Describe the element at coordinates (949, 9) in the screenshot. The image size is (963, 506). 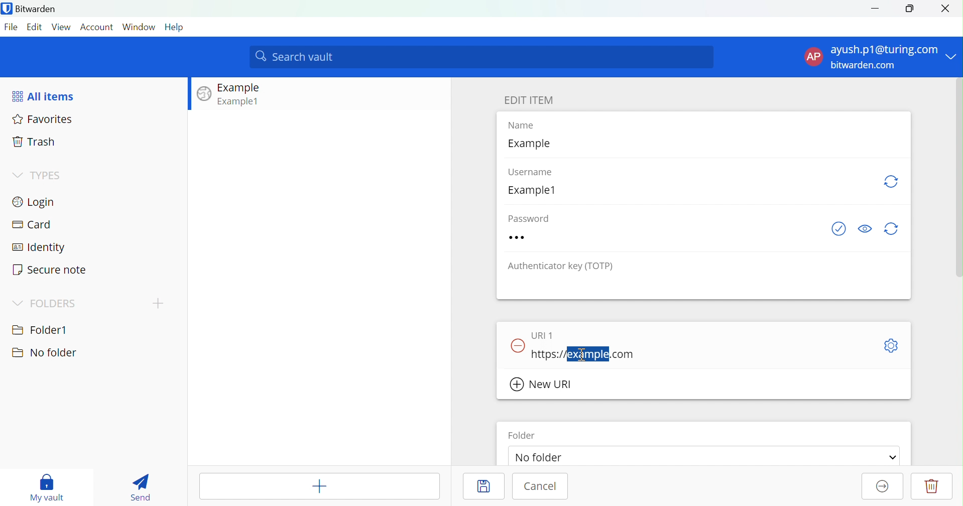
I see `Close` at that location.